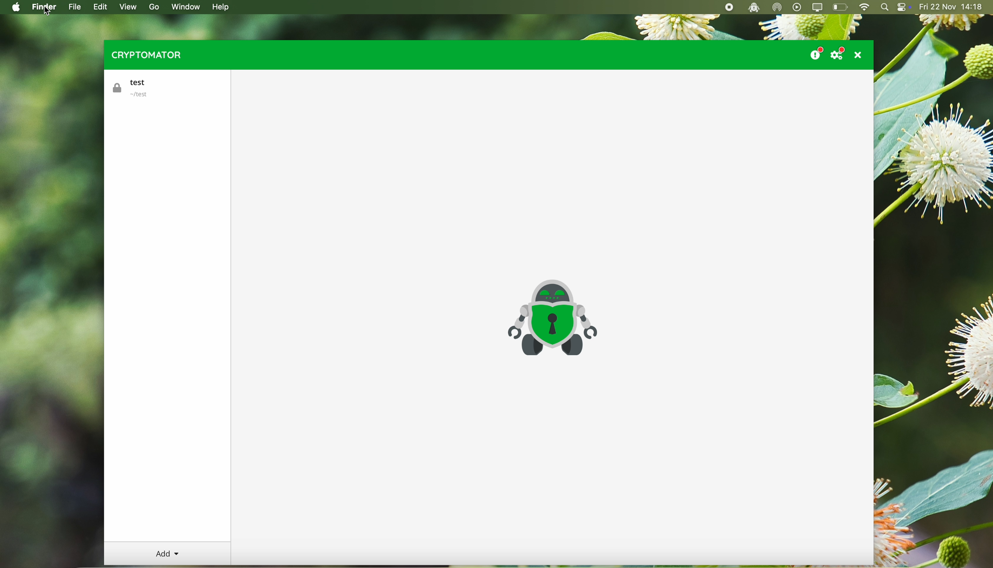 The width and height of the screenshot is (993, 568). What do you see at coordinates (147, 55) in the screenshot?
I see `cryptomator` at bounding box center [147, 55].